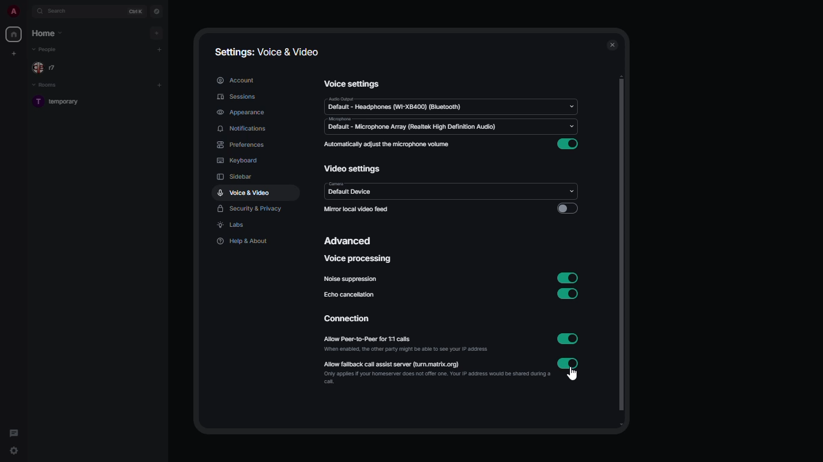  Describe the element at coordinates (236, 176) in the screenshot. I see `sidebar` at that location.